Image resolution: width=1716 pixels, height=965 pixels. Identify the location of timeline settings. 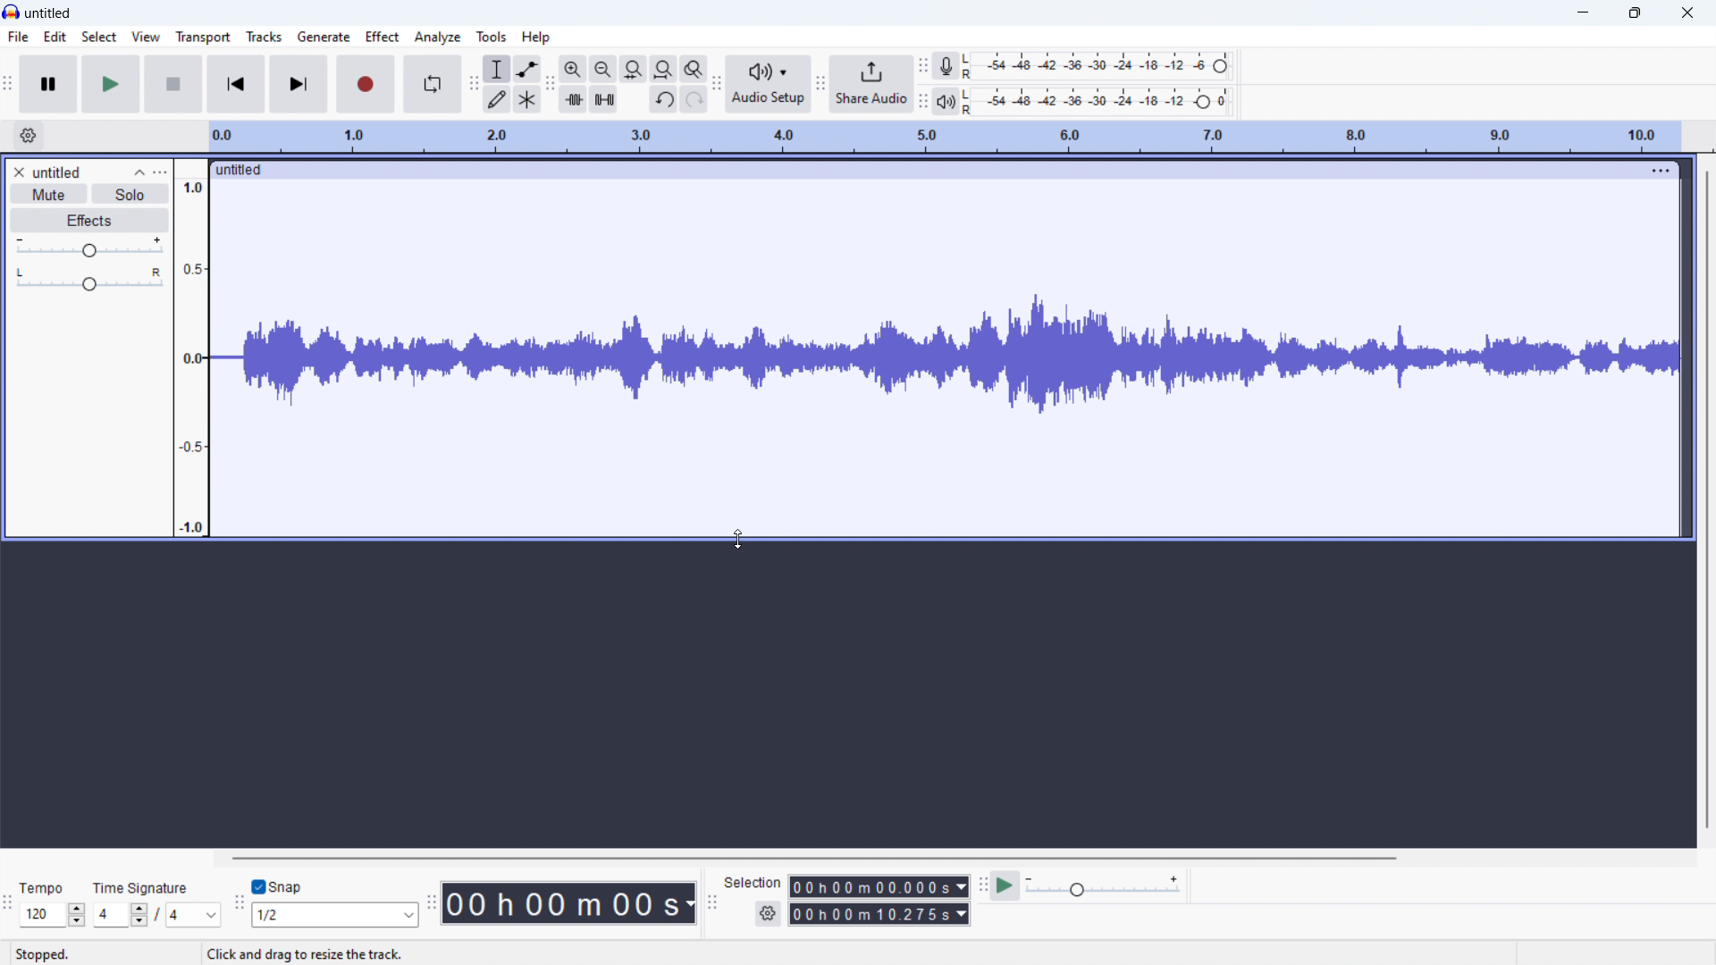
(28, 135).